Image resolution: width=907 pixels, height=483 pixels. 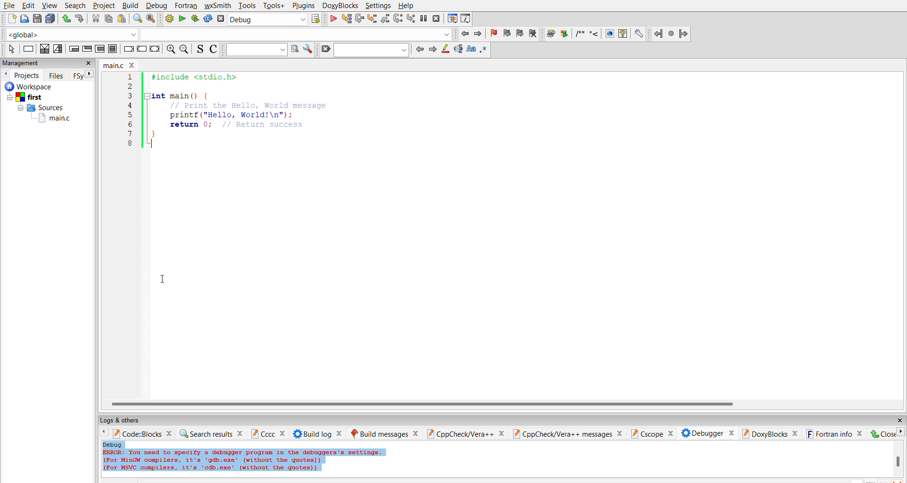 I want to click on tools, so click(x=246, y=6).